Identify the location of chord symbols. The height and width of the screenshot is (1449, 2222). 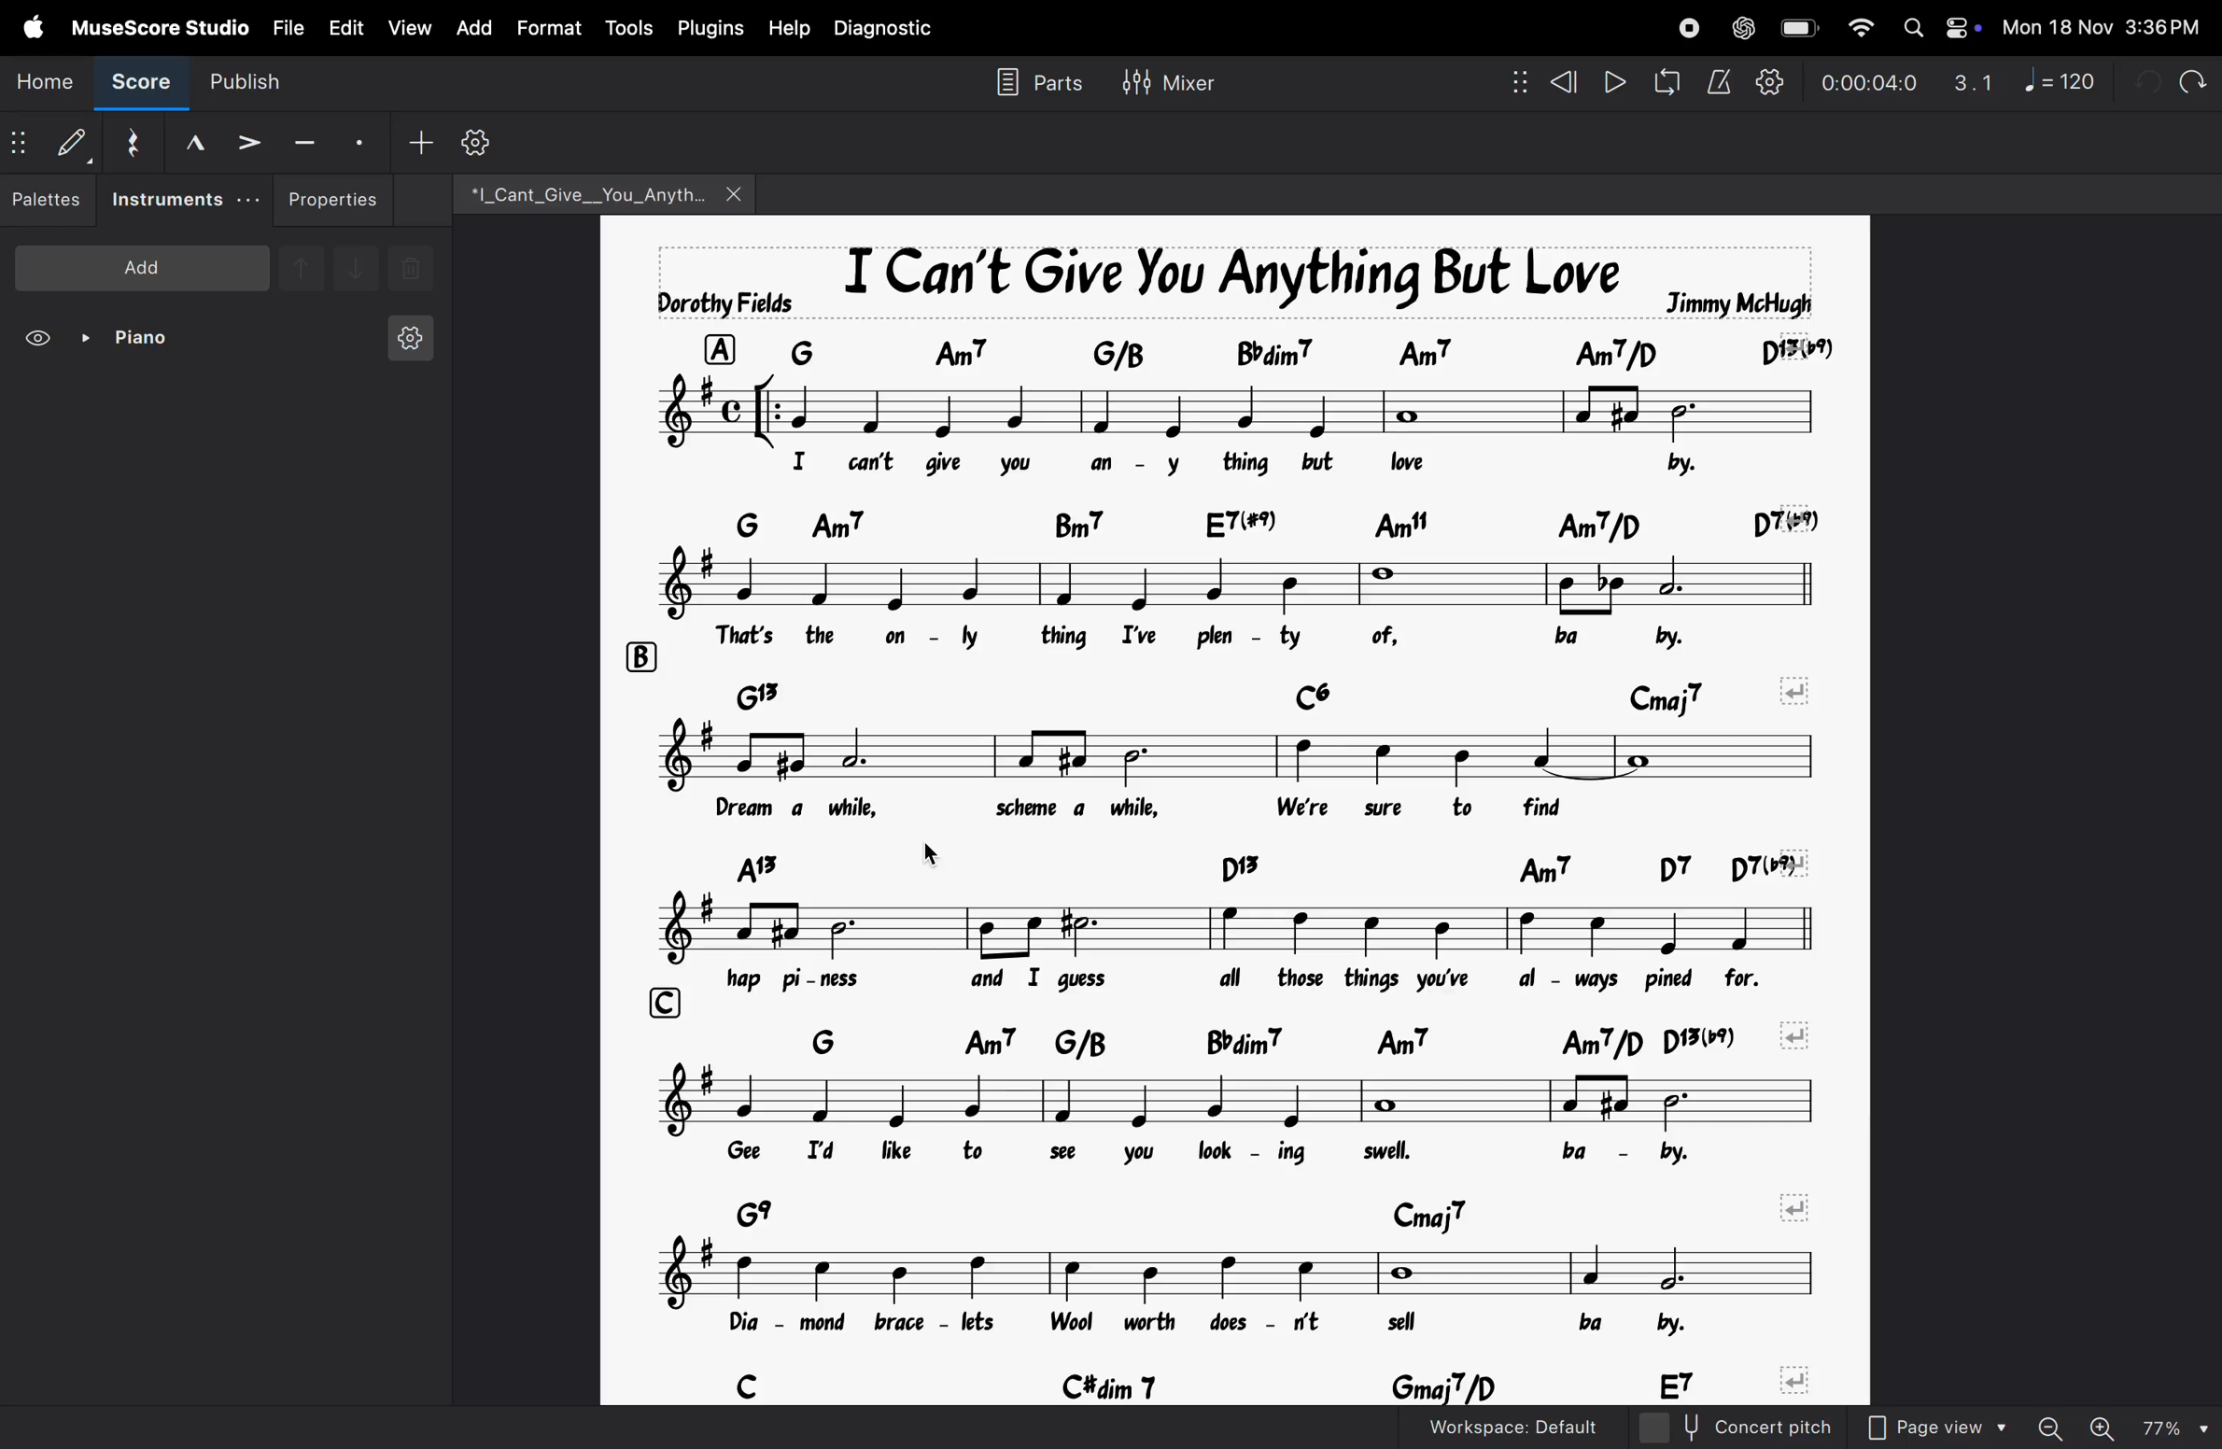
(1273, 1213).